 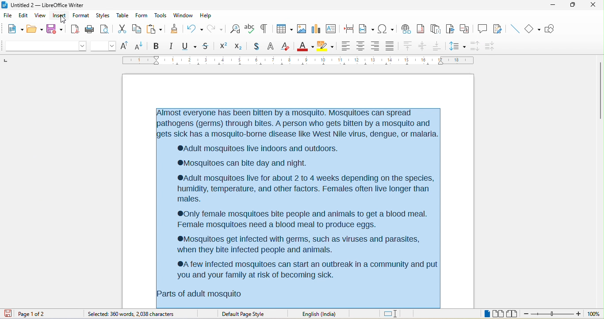 I want to click on window, so click(x=183, y=15).